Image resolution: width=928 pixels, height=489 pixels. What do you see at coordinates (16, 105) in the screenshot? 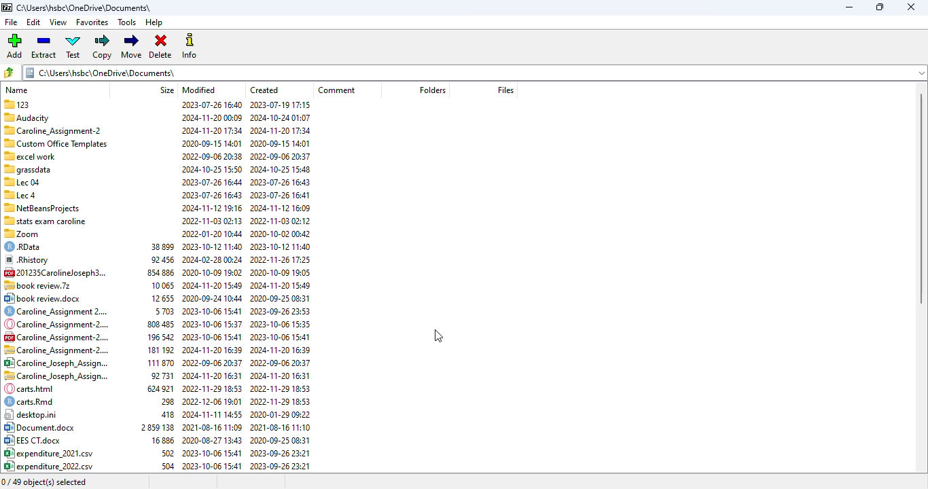
I see `123` at bounding box center [16, 105].